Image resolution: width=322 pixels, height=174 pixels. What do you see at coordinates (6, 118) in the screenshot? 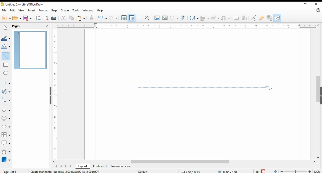
I see `symbol shapes` at bounding box center [6, 118].